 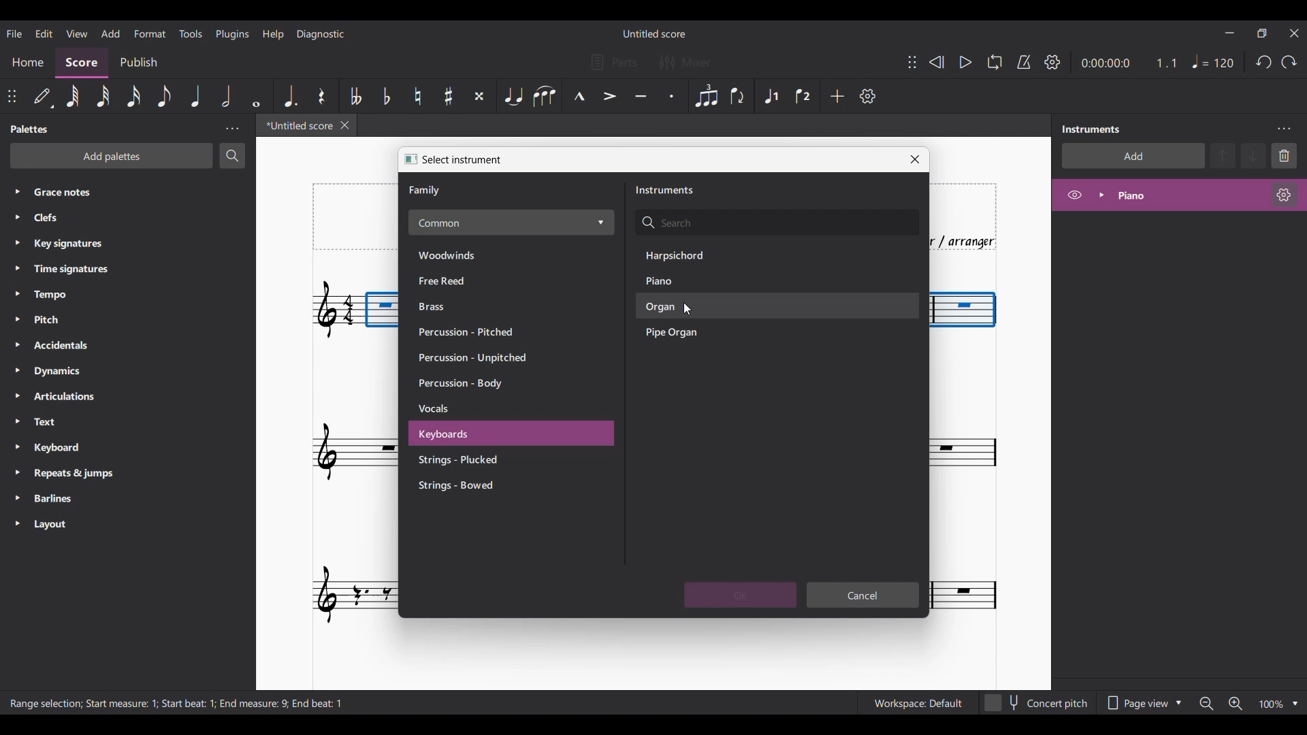 I want to click on Panel settings, so click(x=232, y=129).